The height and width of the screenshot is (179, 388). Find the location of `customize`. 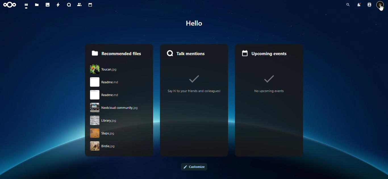

customize is located at coordinates (194, 167).